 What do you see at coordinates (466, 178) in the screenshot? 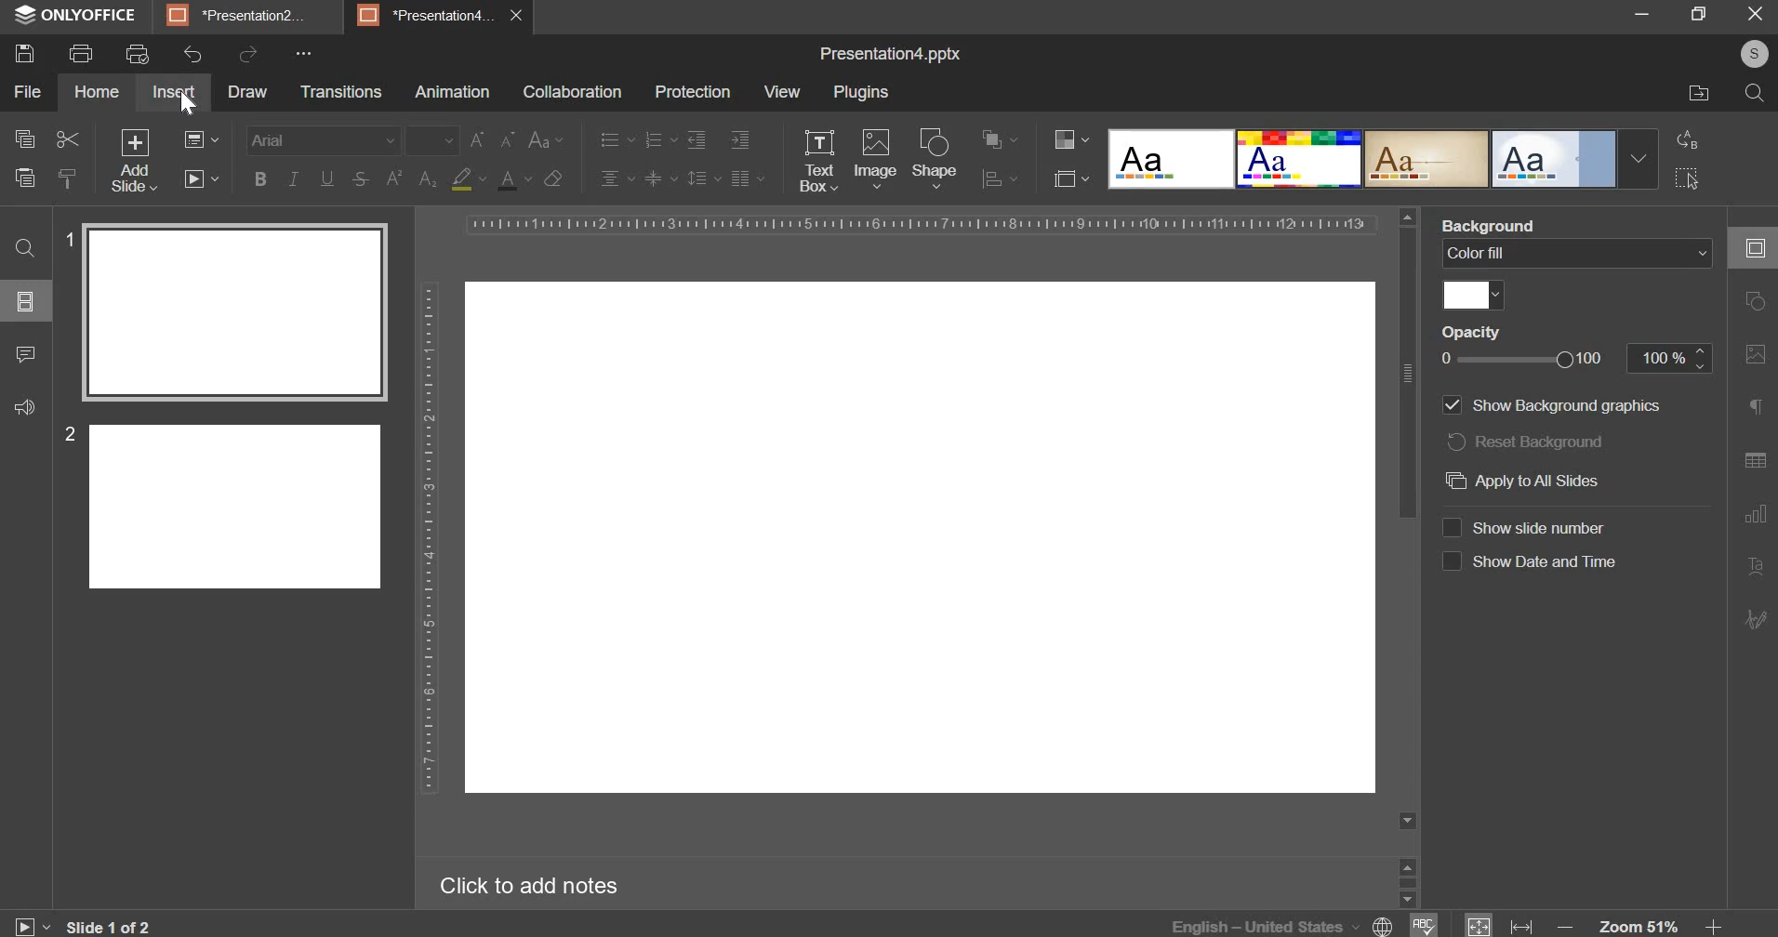
I see `fill color` at bounding box center [466, 178].